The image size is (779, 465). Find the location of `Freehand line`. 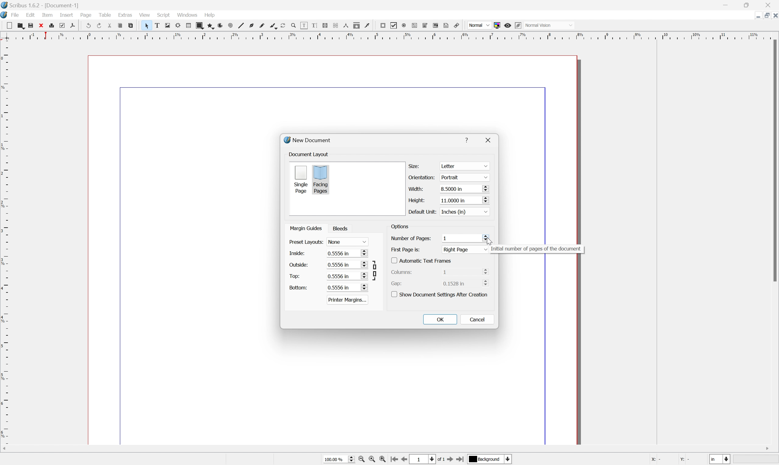

Freehand line is located at coordinates (261, 26).